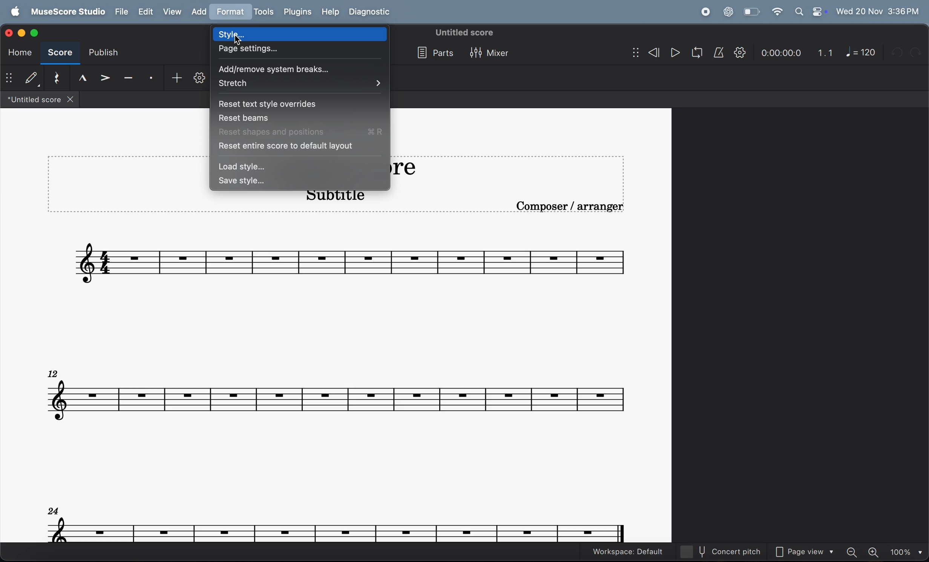 The width and height of the screenshot is (929, 562). What do you see at coordinates (35, 32) in the screenshot?
I see `maximize` at bounding box center [35, 32].